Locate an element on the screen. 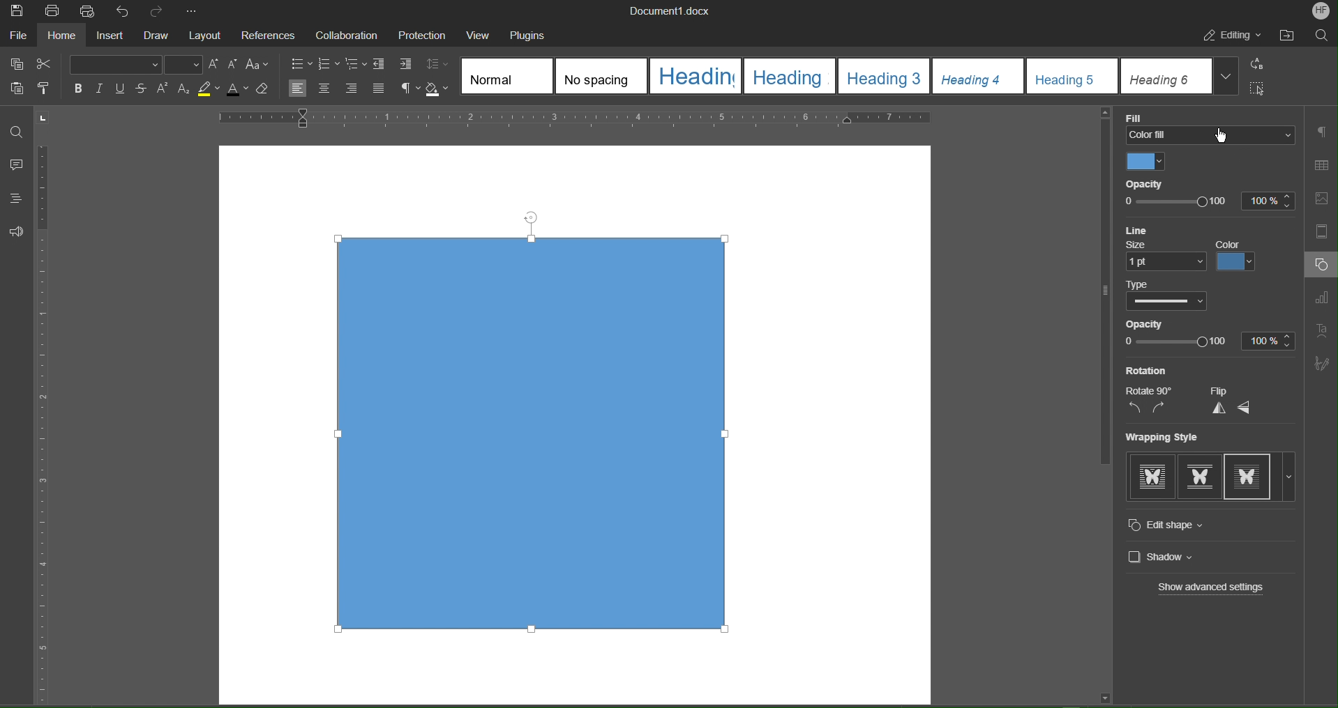  References is located at coordinates (271, 33).